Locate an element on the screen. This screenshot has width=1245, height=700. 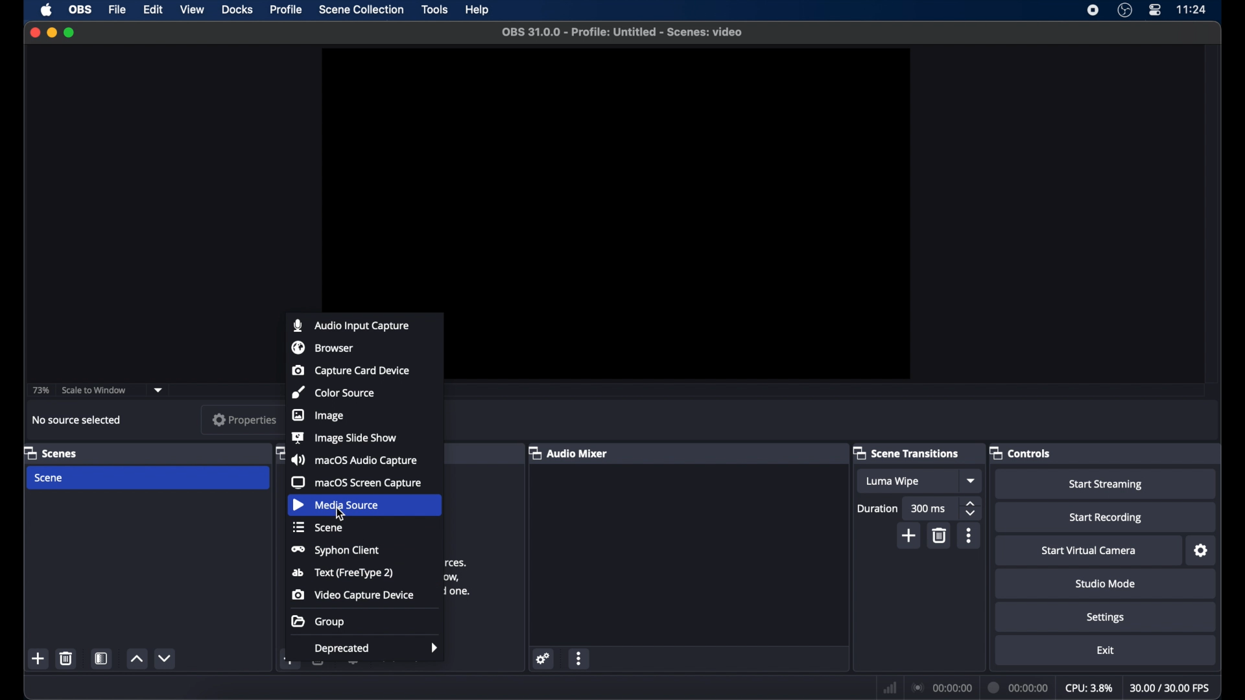
more options is located at coordinates (580, 659).